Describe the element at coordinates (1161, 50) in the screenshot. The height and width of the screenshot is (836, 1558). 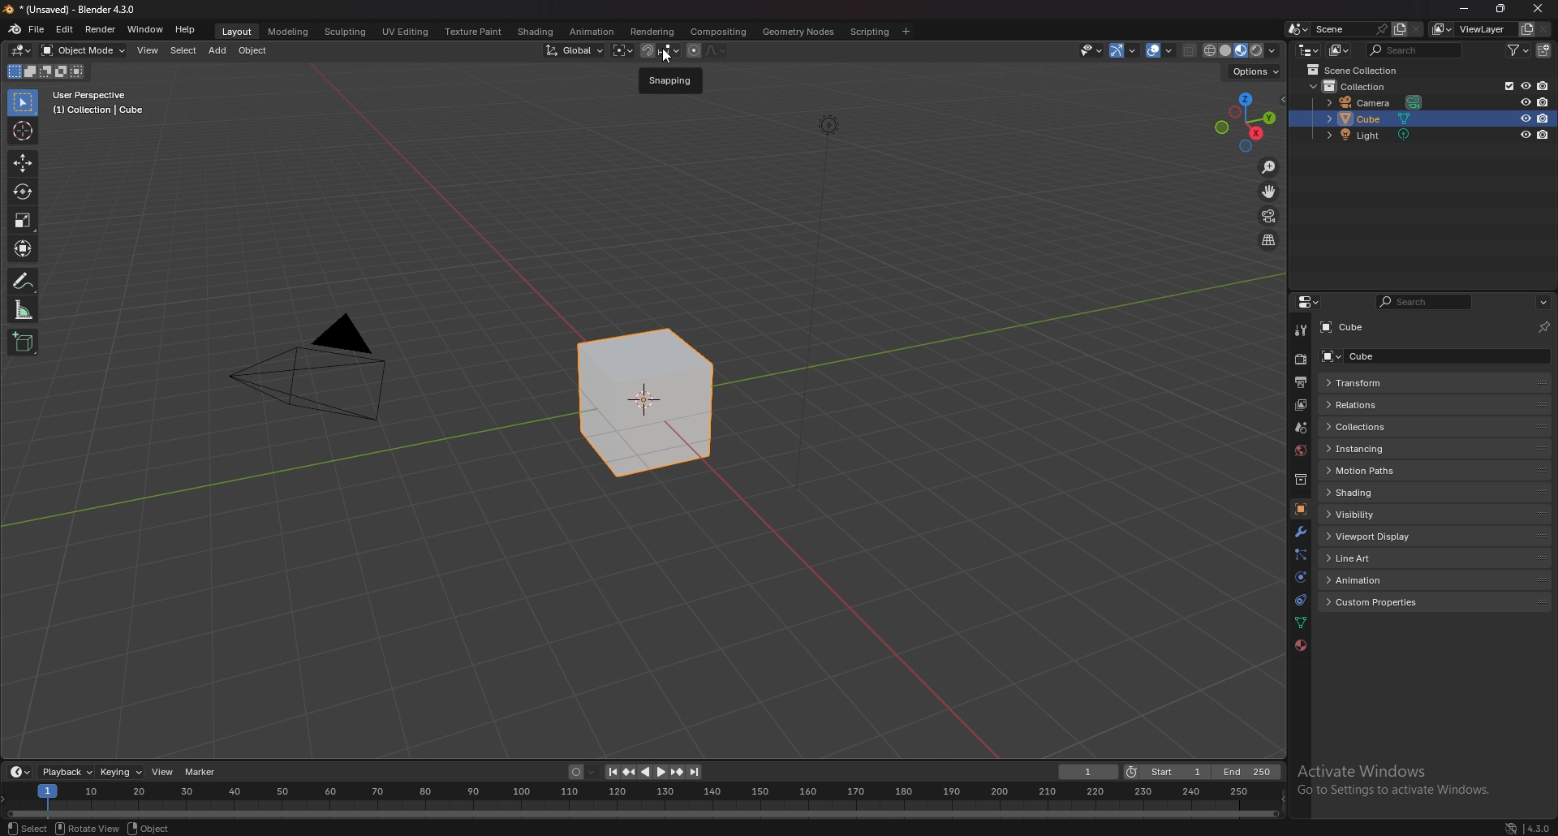
I see `show overlays` at that location.